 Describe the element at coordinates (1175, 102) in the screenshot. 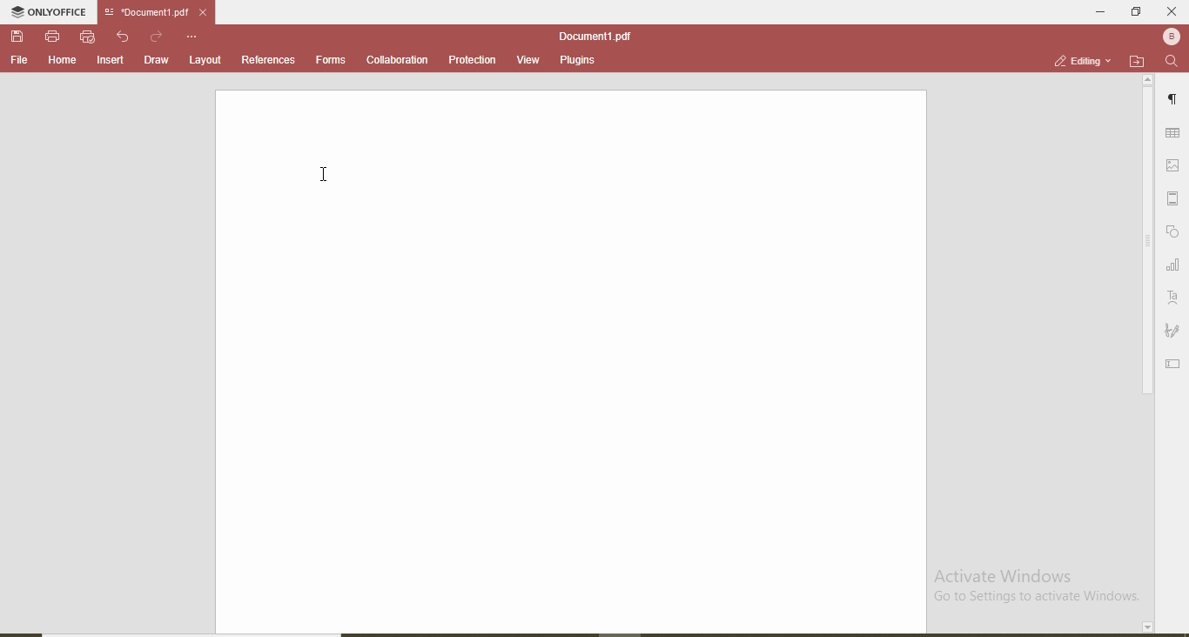

I see `paragraph` at that location.